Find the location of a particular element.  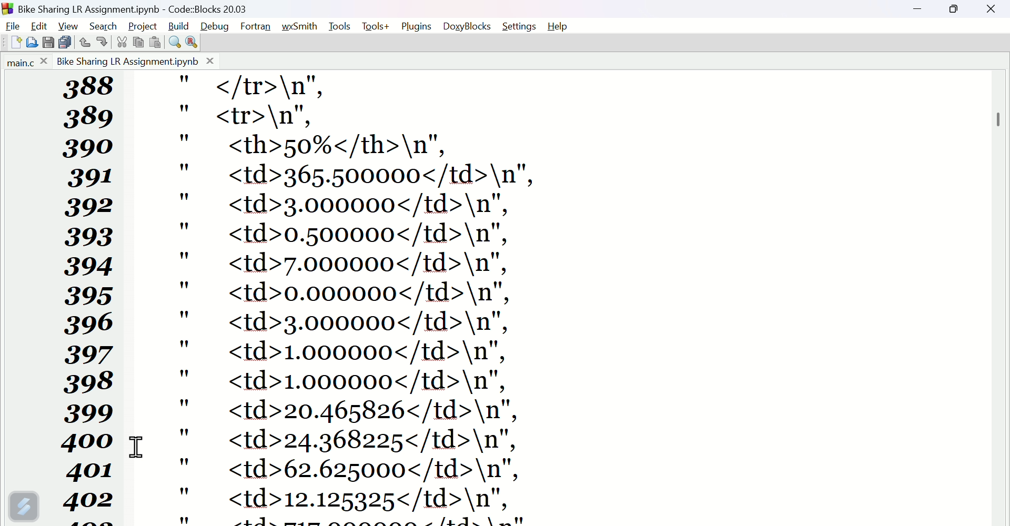

Scrollbar is located at coordinates (999, 113).